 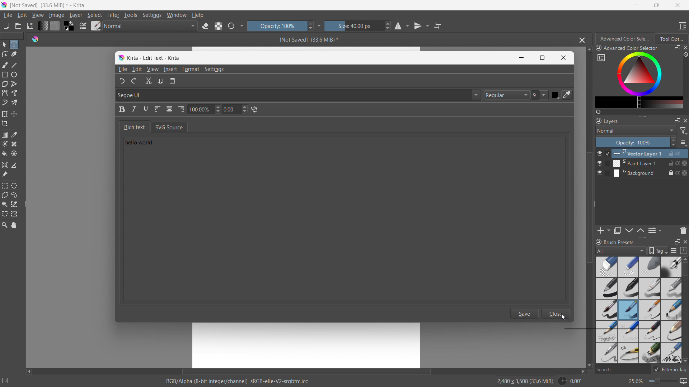 What do you see at coordinates (685, 48) in the screenshot?
I see `close` at bounding box center [685, 48].